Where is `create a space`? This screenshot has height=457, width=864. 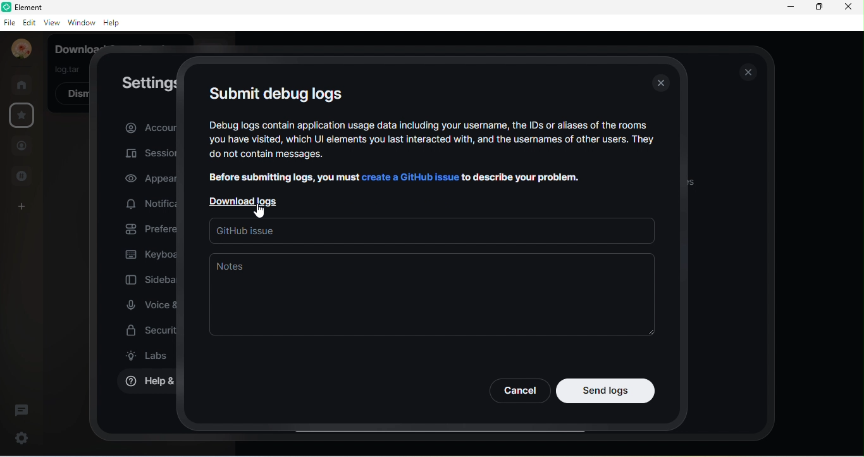
create a space is located at coordinates (27, 205).